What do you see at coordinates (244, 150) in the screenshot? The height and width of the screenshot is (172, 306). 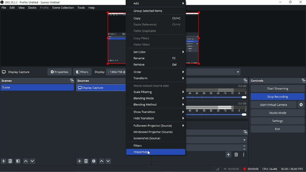 I see `Down arrow` at bounding box center [244, 150].